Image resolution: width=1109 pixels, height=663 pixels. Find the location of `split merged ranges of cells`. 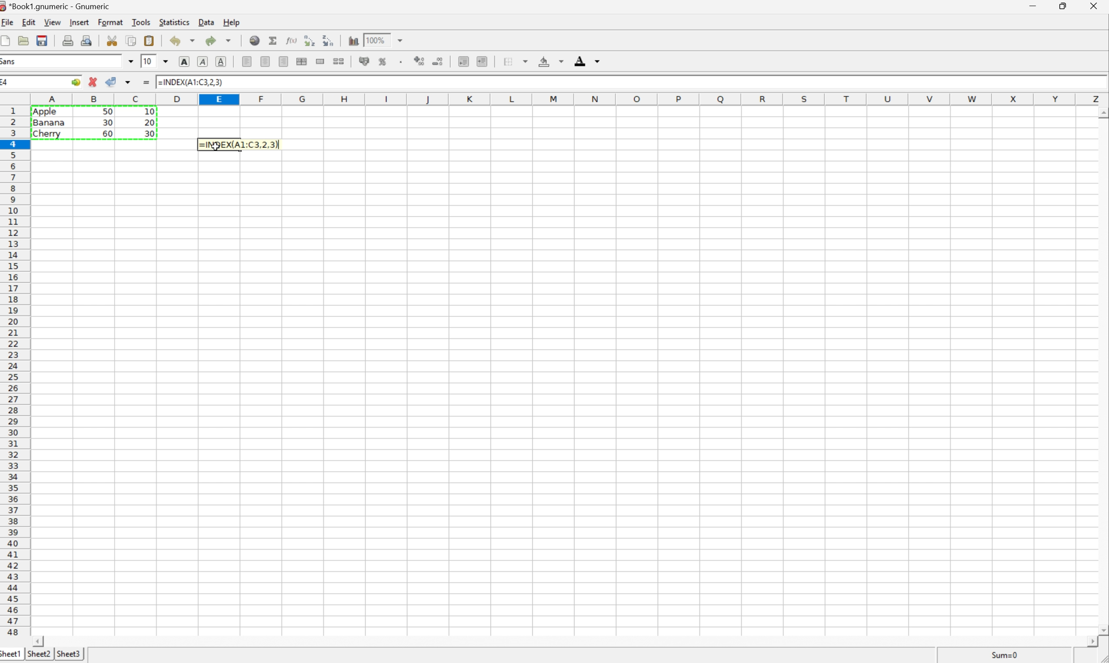

split merged ranges of cells is located at coordinates (340, 61).